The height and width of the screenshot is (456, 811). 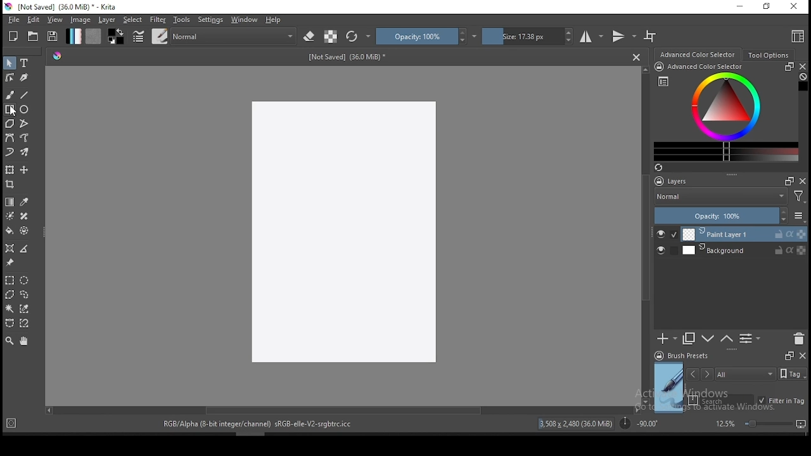 What do you see at coordinates (667, 338) in the screenshot?
I see `new layer` at bounding box center [667, 338].